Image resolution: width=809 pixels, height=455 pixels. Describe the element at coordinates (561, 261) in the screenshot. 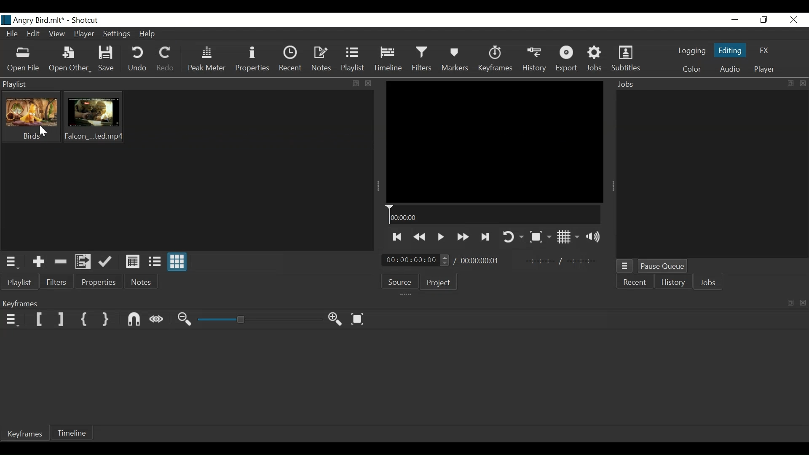

I see `In point` at that location.